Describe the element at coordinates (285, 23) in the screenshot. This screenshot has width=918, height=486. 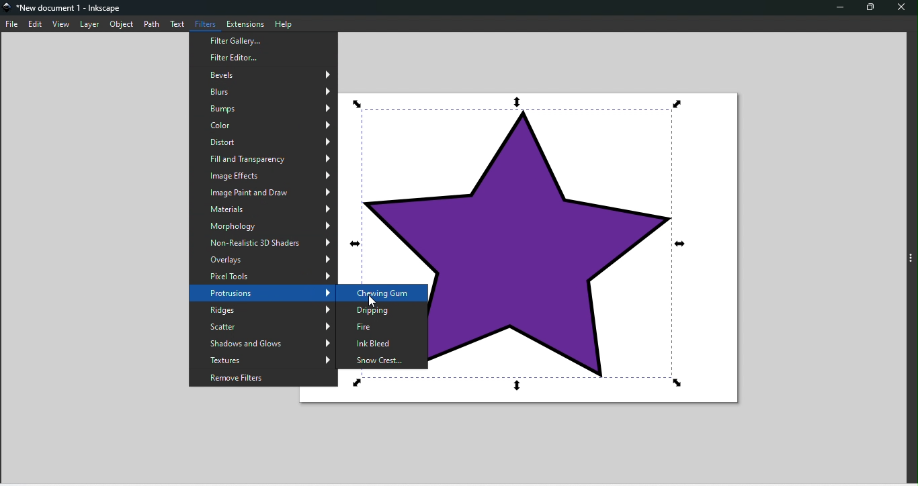
I see `Help` at that location.